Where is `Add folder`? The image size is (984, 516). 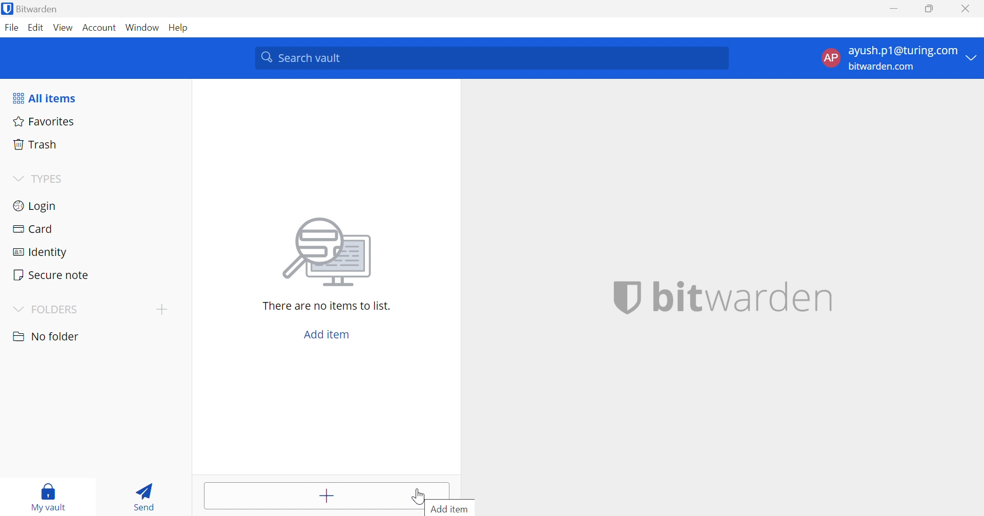
Add folder is located at coordinates (162, 310).